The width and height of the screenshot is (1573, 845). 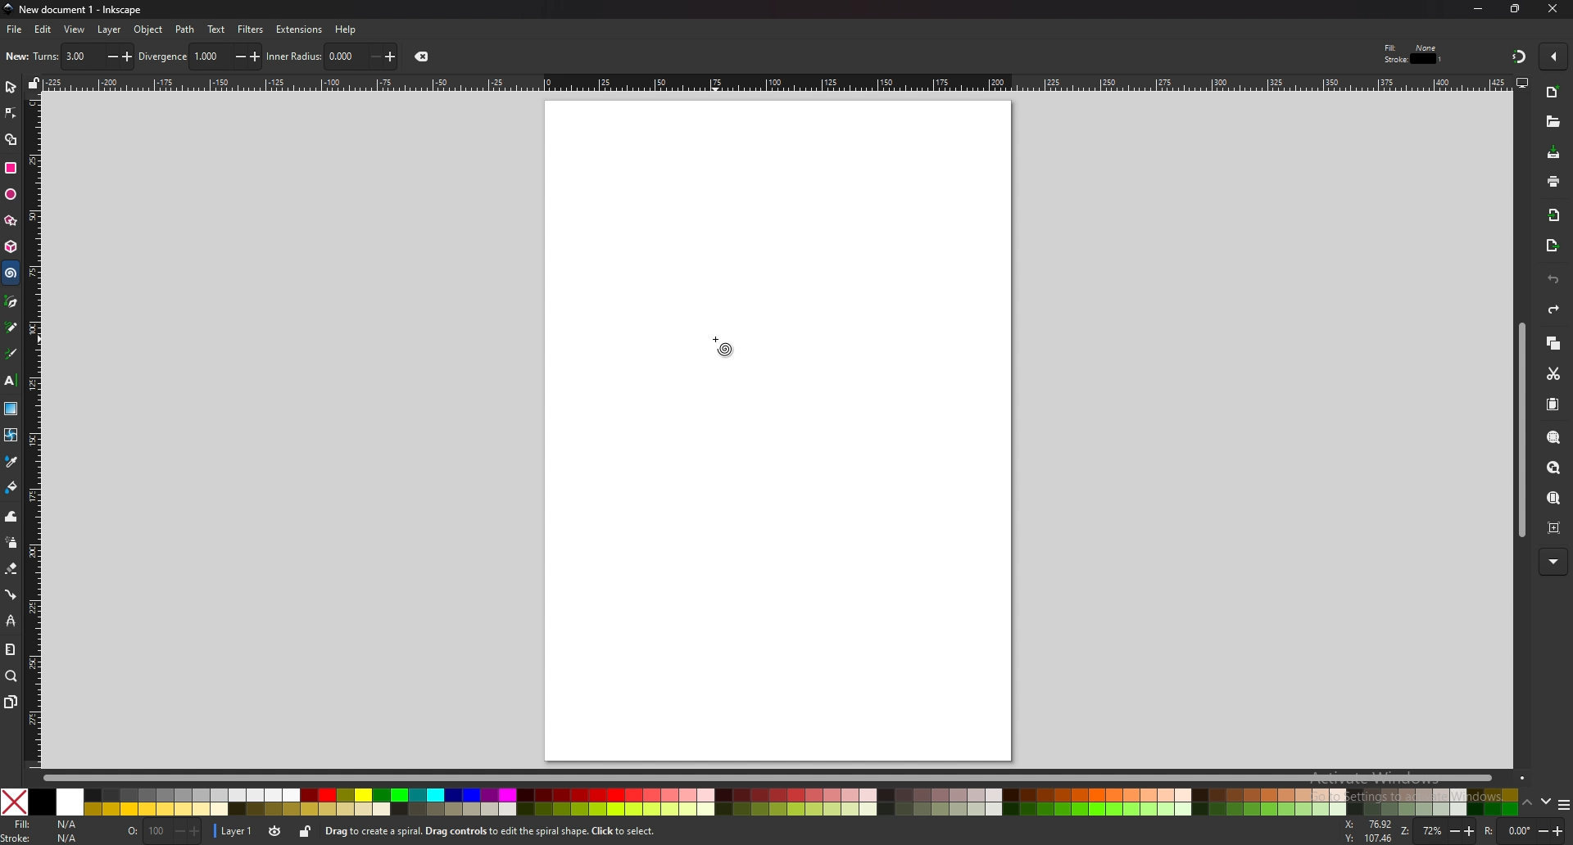 I want to click on enable snapping, so click(x=1552, y=55).